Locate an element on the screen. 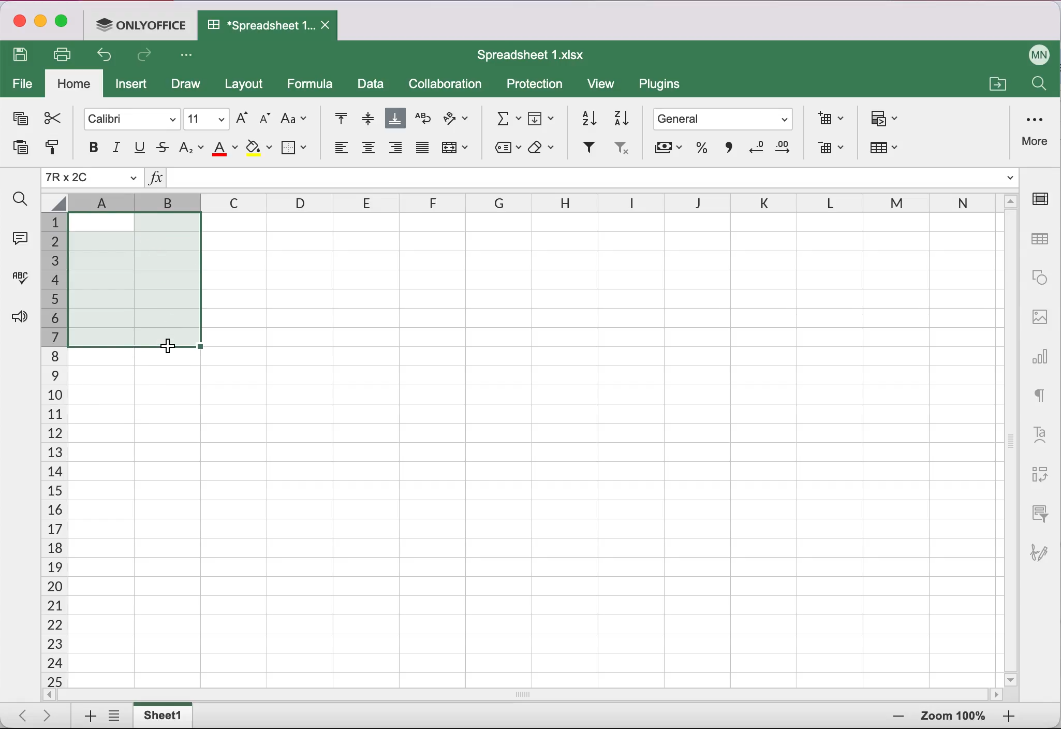 The image size is (1061, 729). add comma is located at coordinates (727, 151).